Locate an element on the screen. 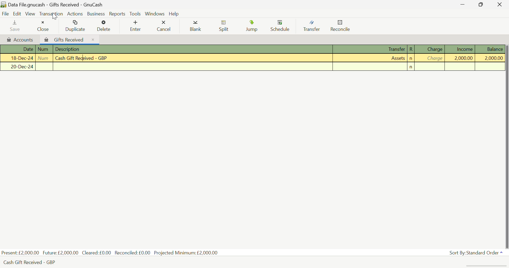 Image resolution: width=509 pixels, height=268 pixels. Edit is located at coordinates (18, 14).